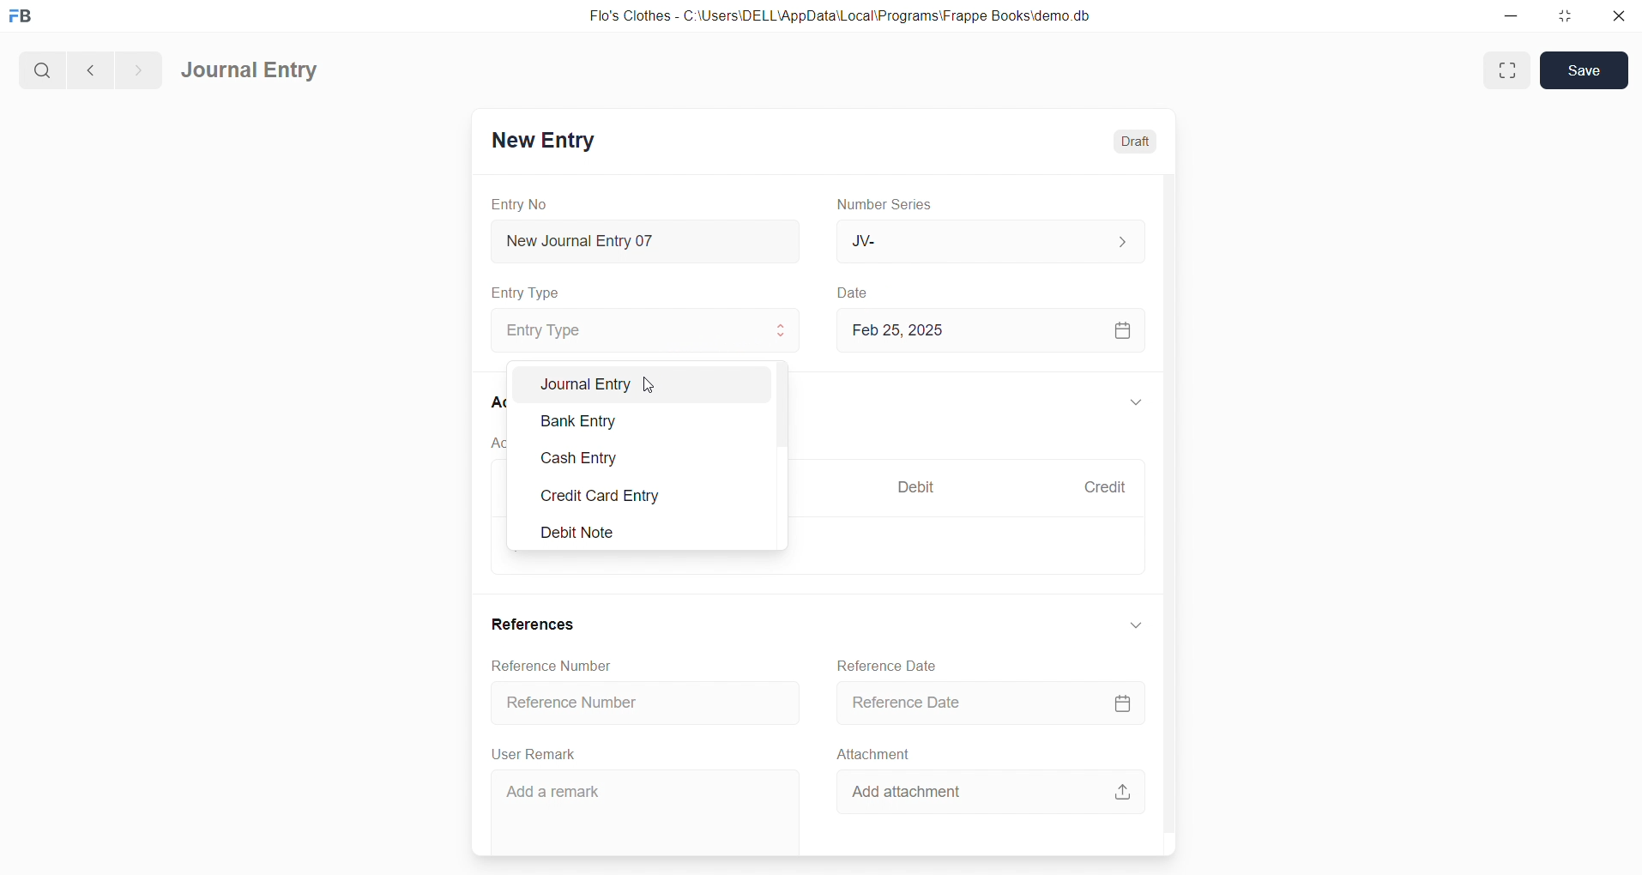 Image resolution: width=1642 pixels, height=875 pixels. What do you see at coordinates (499, 446) in the screenshot?
I see `Account Entries` at bounding box center [499, 446].